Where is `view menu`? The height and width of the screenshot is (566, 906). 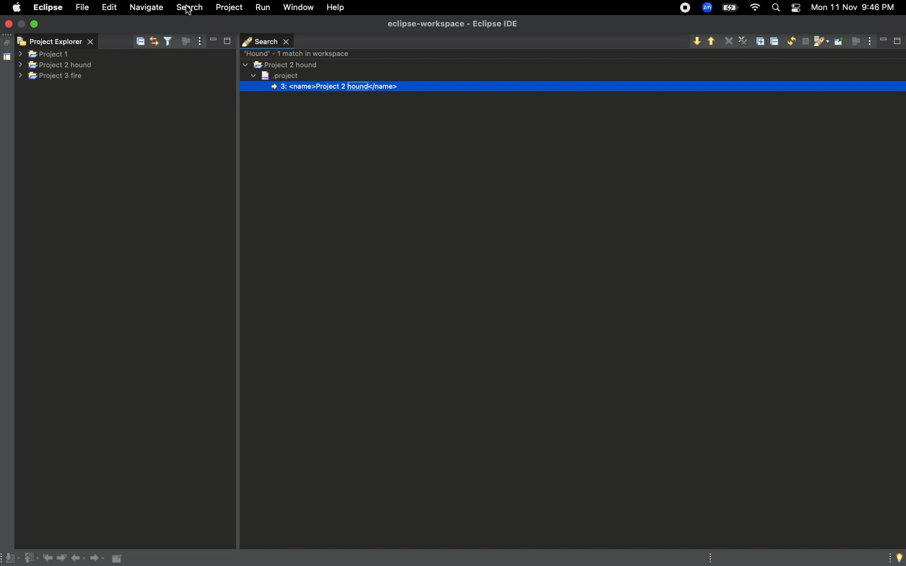
view menu is located at coordinates (870, 38).